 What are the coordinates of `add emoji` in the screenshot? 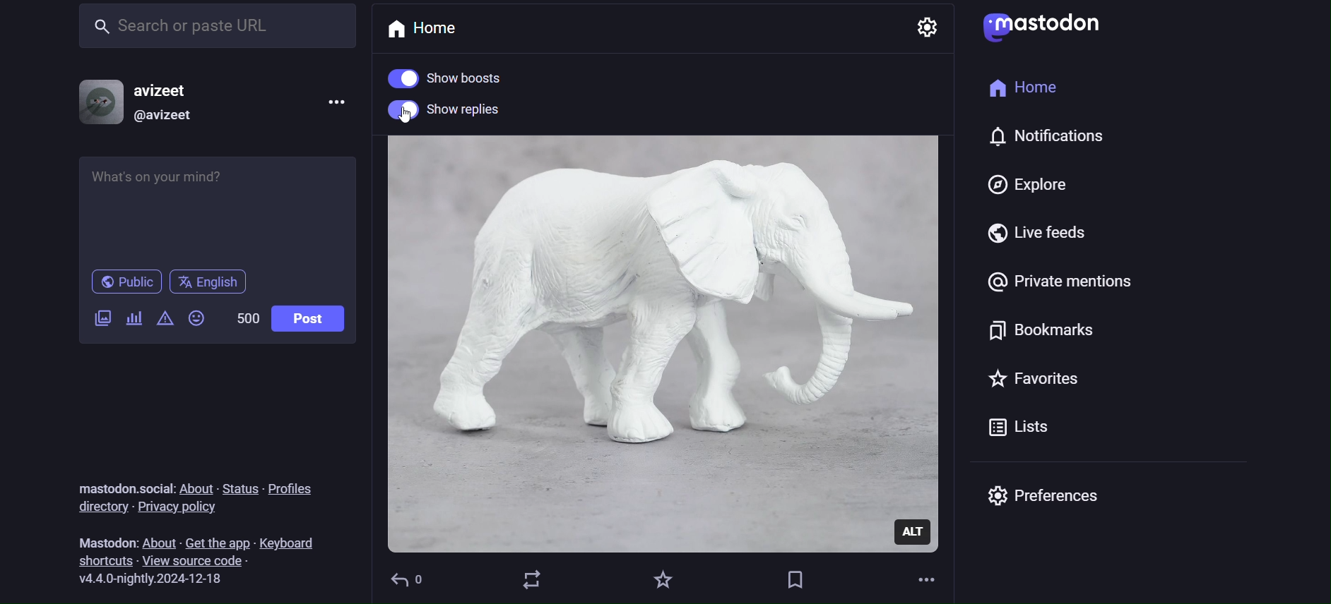 It's located at (197, 322).